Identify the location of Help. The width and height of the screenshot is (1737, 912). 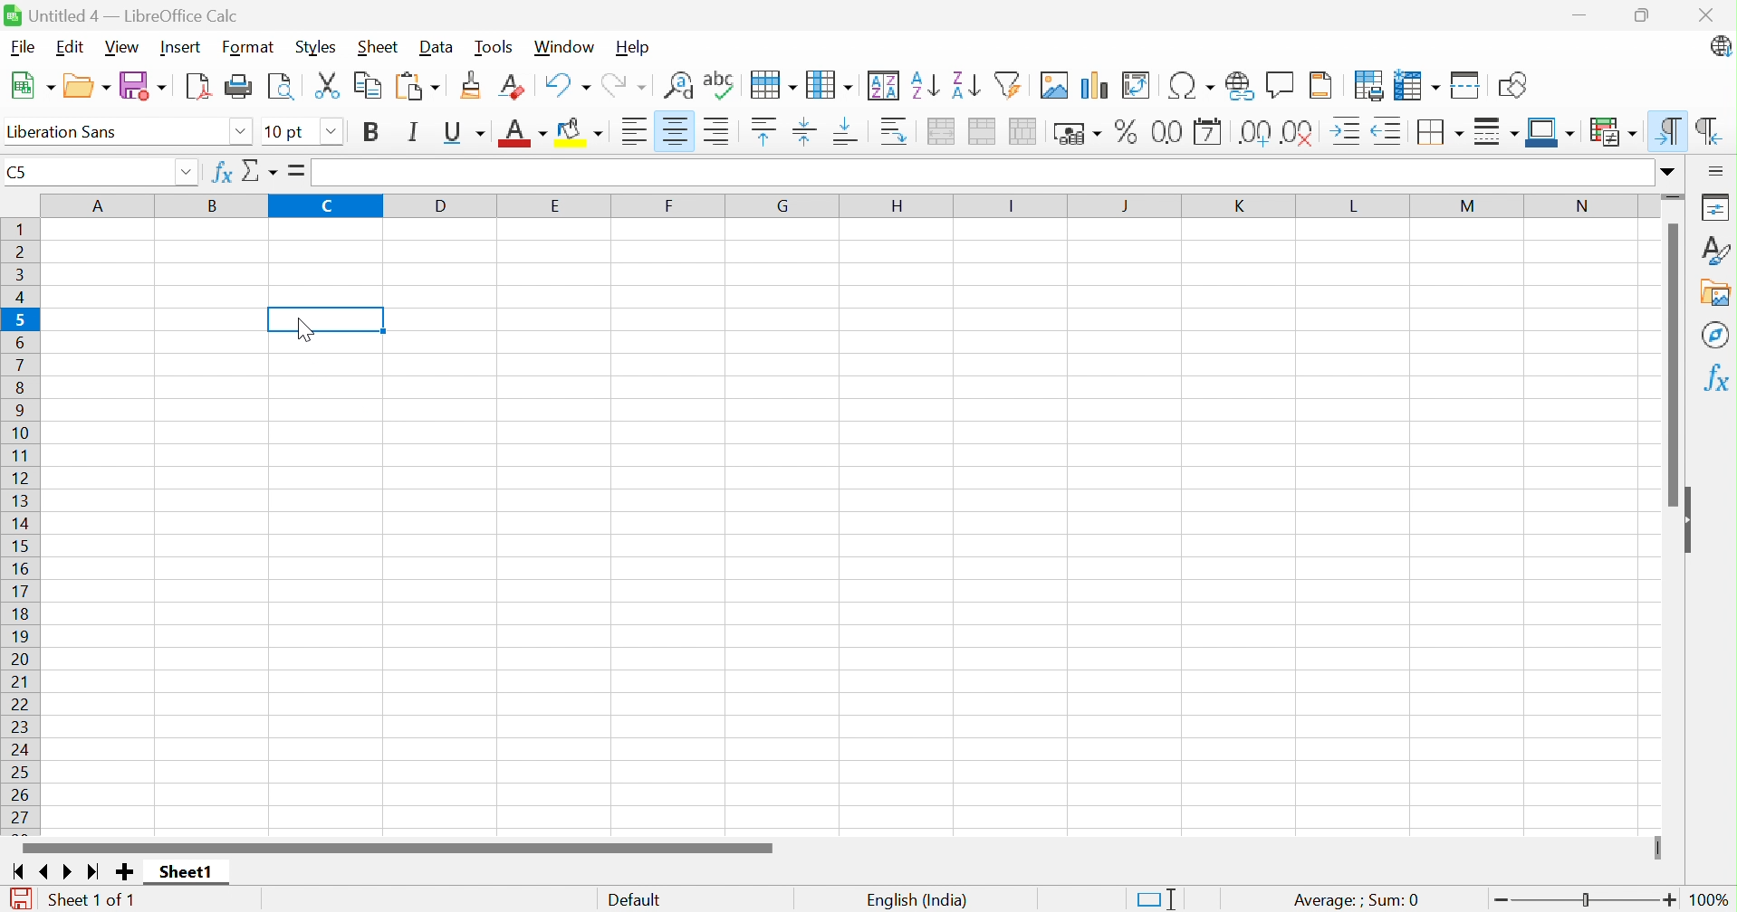
(635, 48).